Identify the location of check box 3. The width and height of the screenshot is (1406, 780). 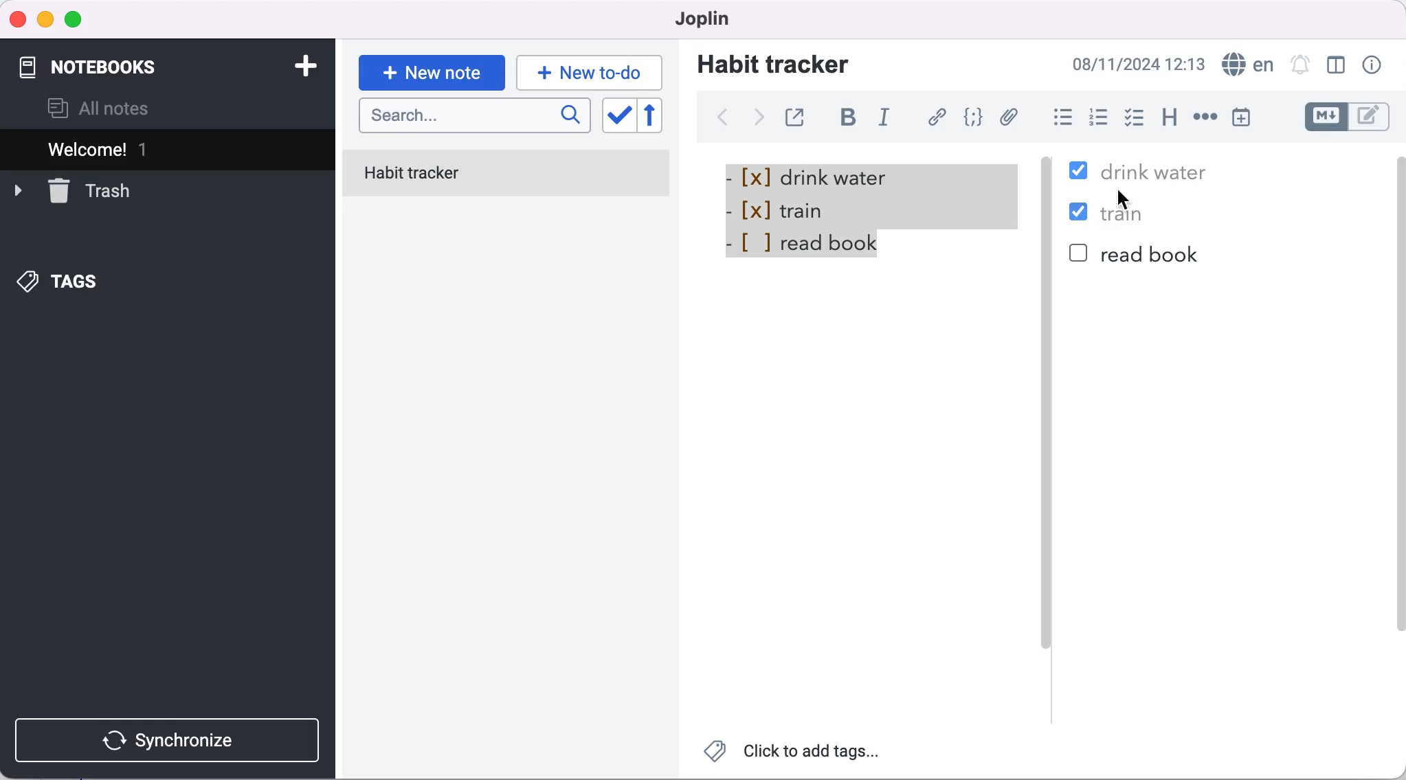
(1079, 254).